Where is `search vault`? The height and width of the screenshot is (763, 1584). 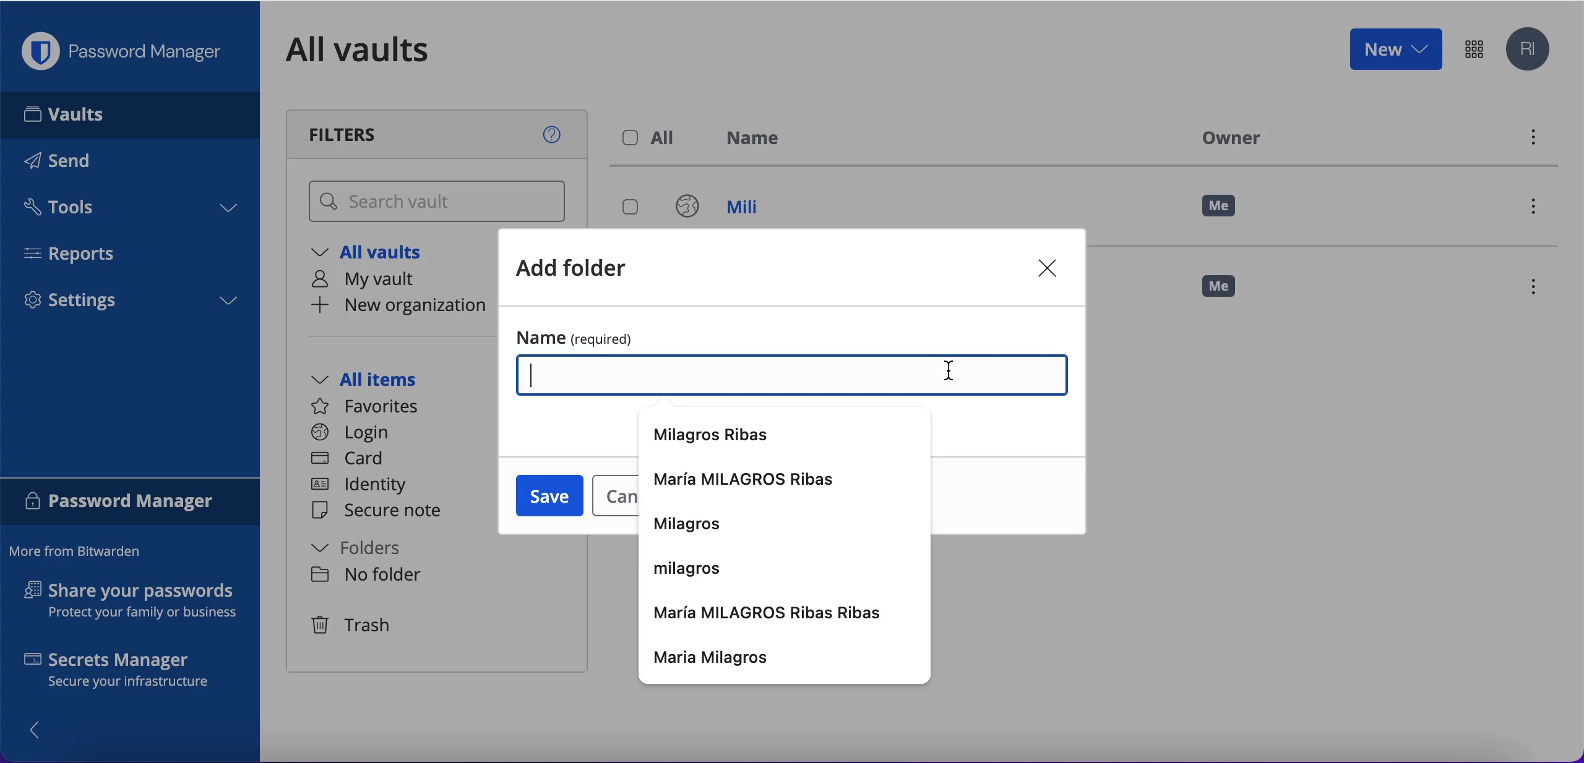 search vault is located at coordinates (439, 202).